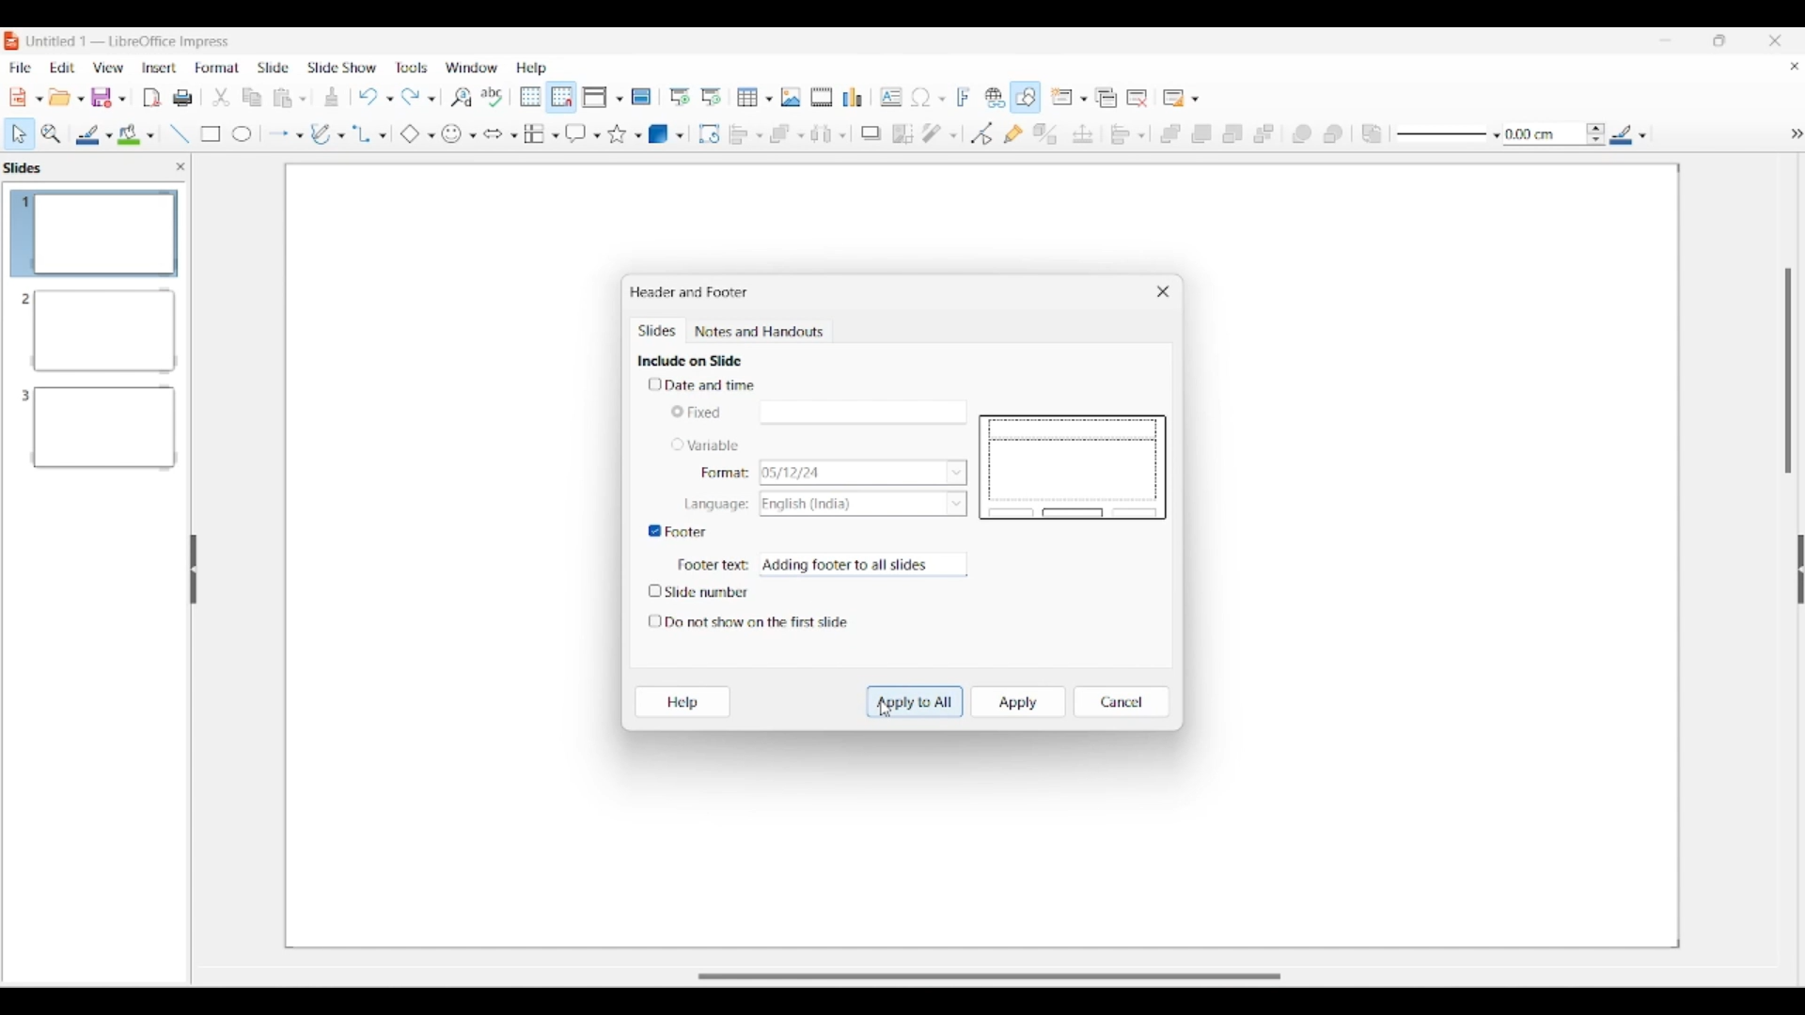  What do you see at coordinates (625, 134) in the screenshot?
I see `Star and banner options` at bounding box center [625, 134].